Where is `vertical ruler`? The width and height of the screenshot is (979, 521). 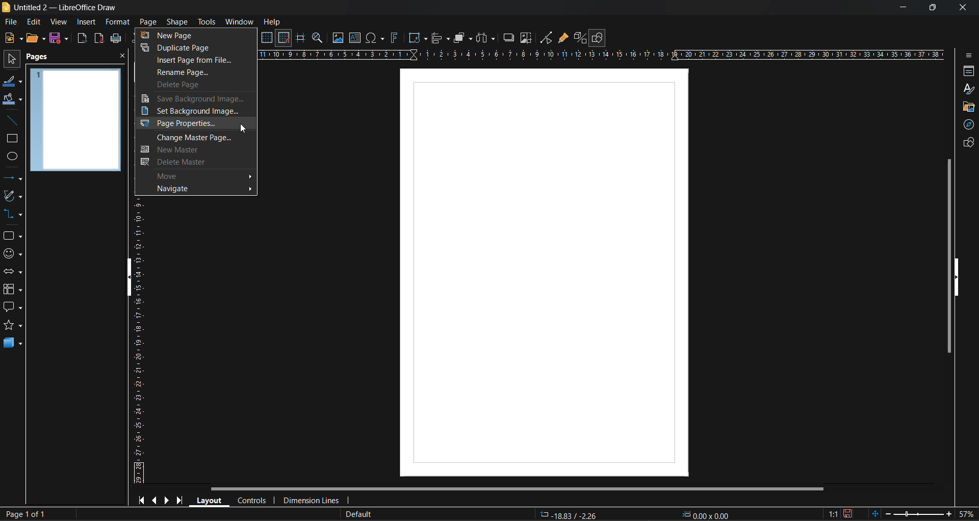
vertical ruler is located at coordinates (138, 275).